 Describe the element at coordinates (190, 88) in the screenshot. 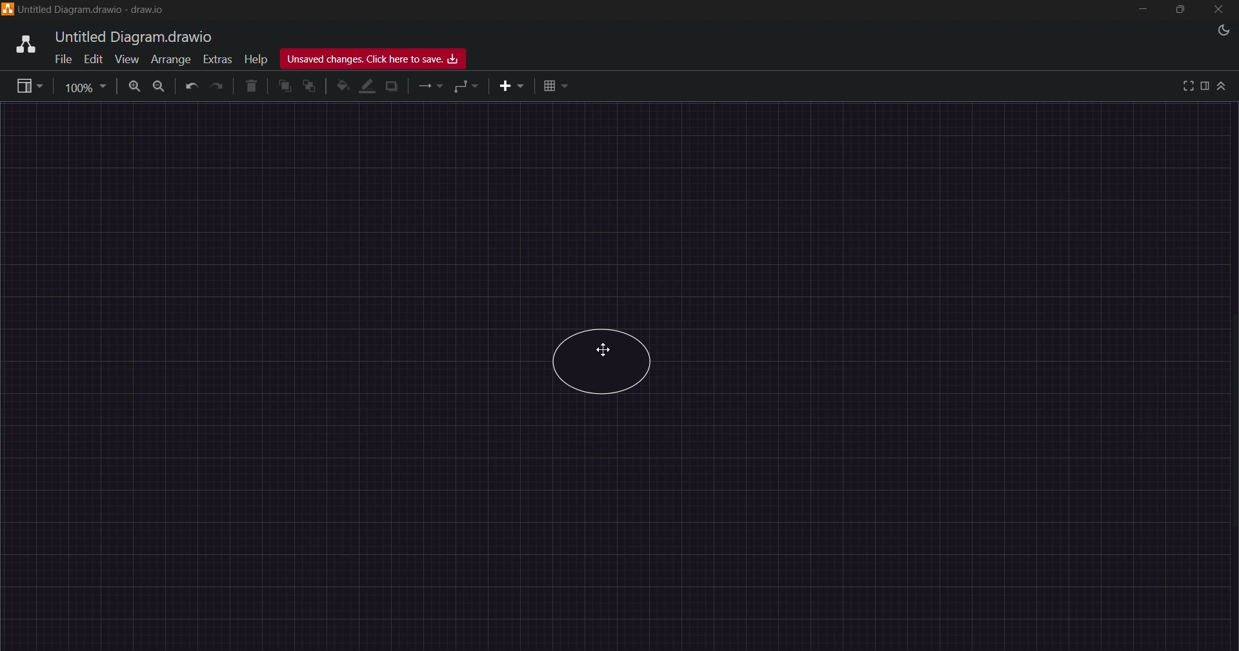

I see `undo` at that location.